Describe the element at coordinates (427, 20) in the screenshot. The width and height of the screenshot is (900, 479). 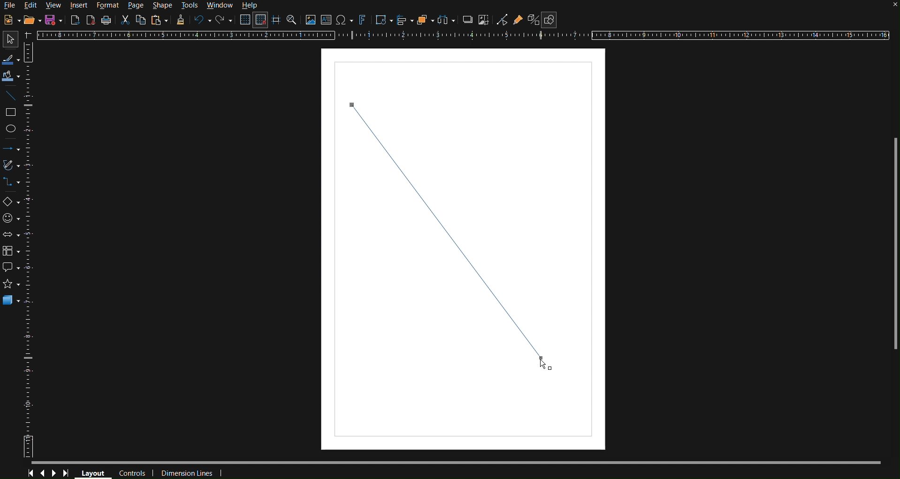
I see `Arrange` at that location.